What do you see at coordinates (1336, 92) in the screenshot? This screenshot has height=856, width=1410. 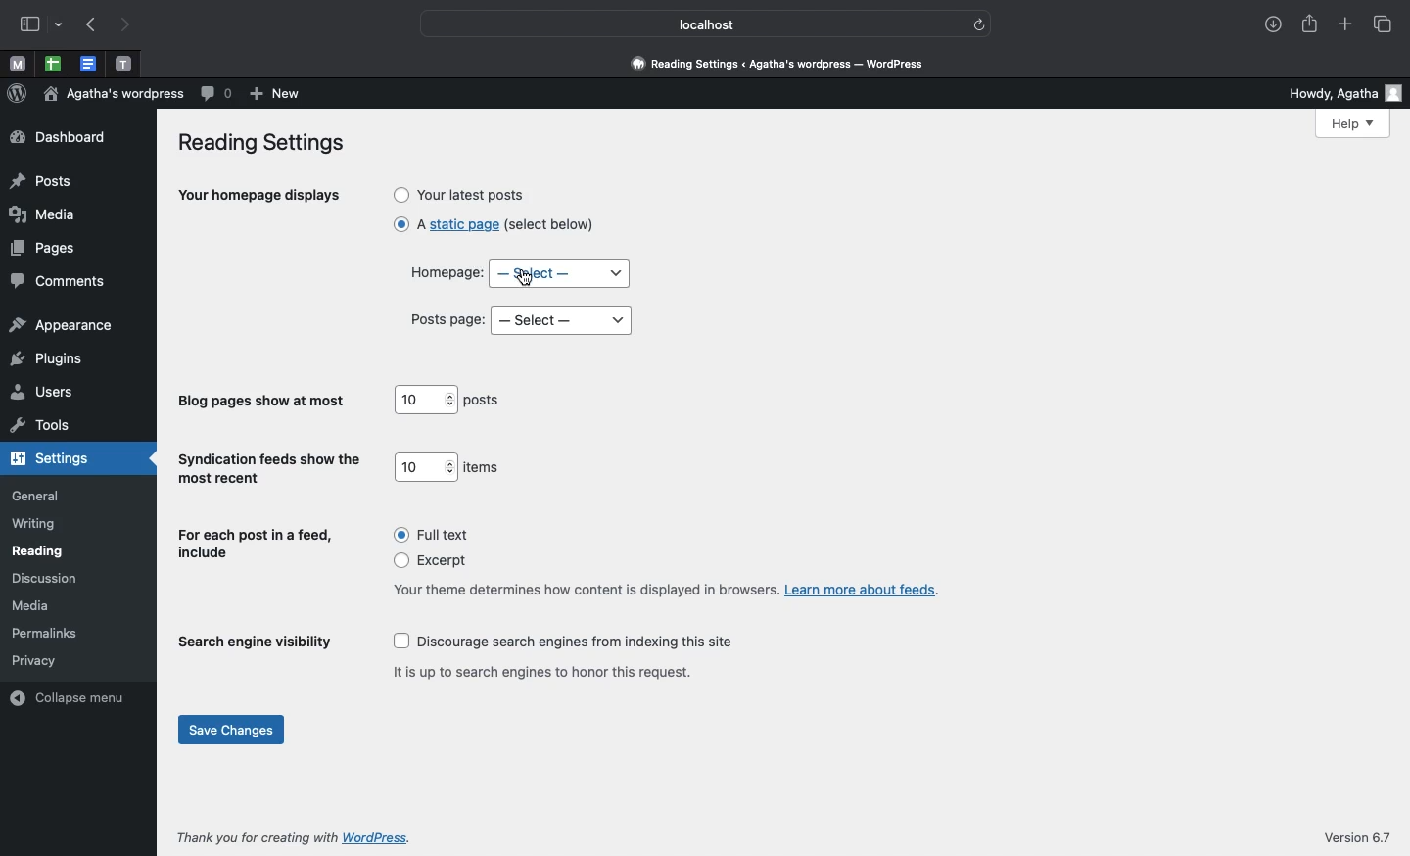 I see `Howdy user` at bounding box center [1336, 92].